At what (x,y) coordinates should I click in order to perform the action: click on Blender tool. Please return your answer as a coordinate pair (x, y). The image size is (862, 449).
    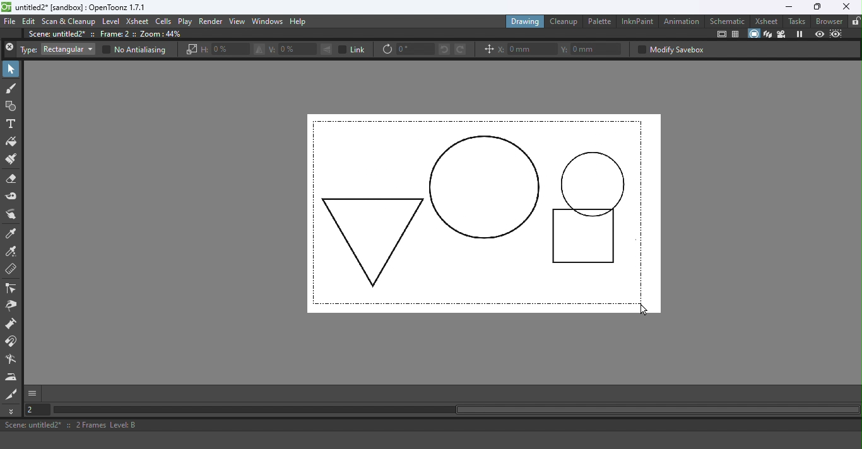
    Looking at the image, I should click on (13, 359).